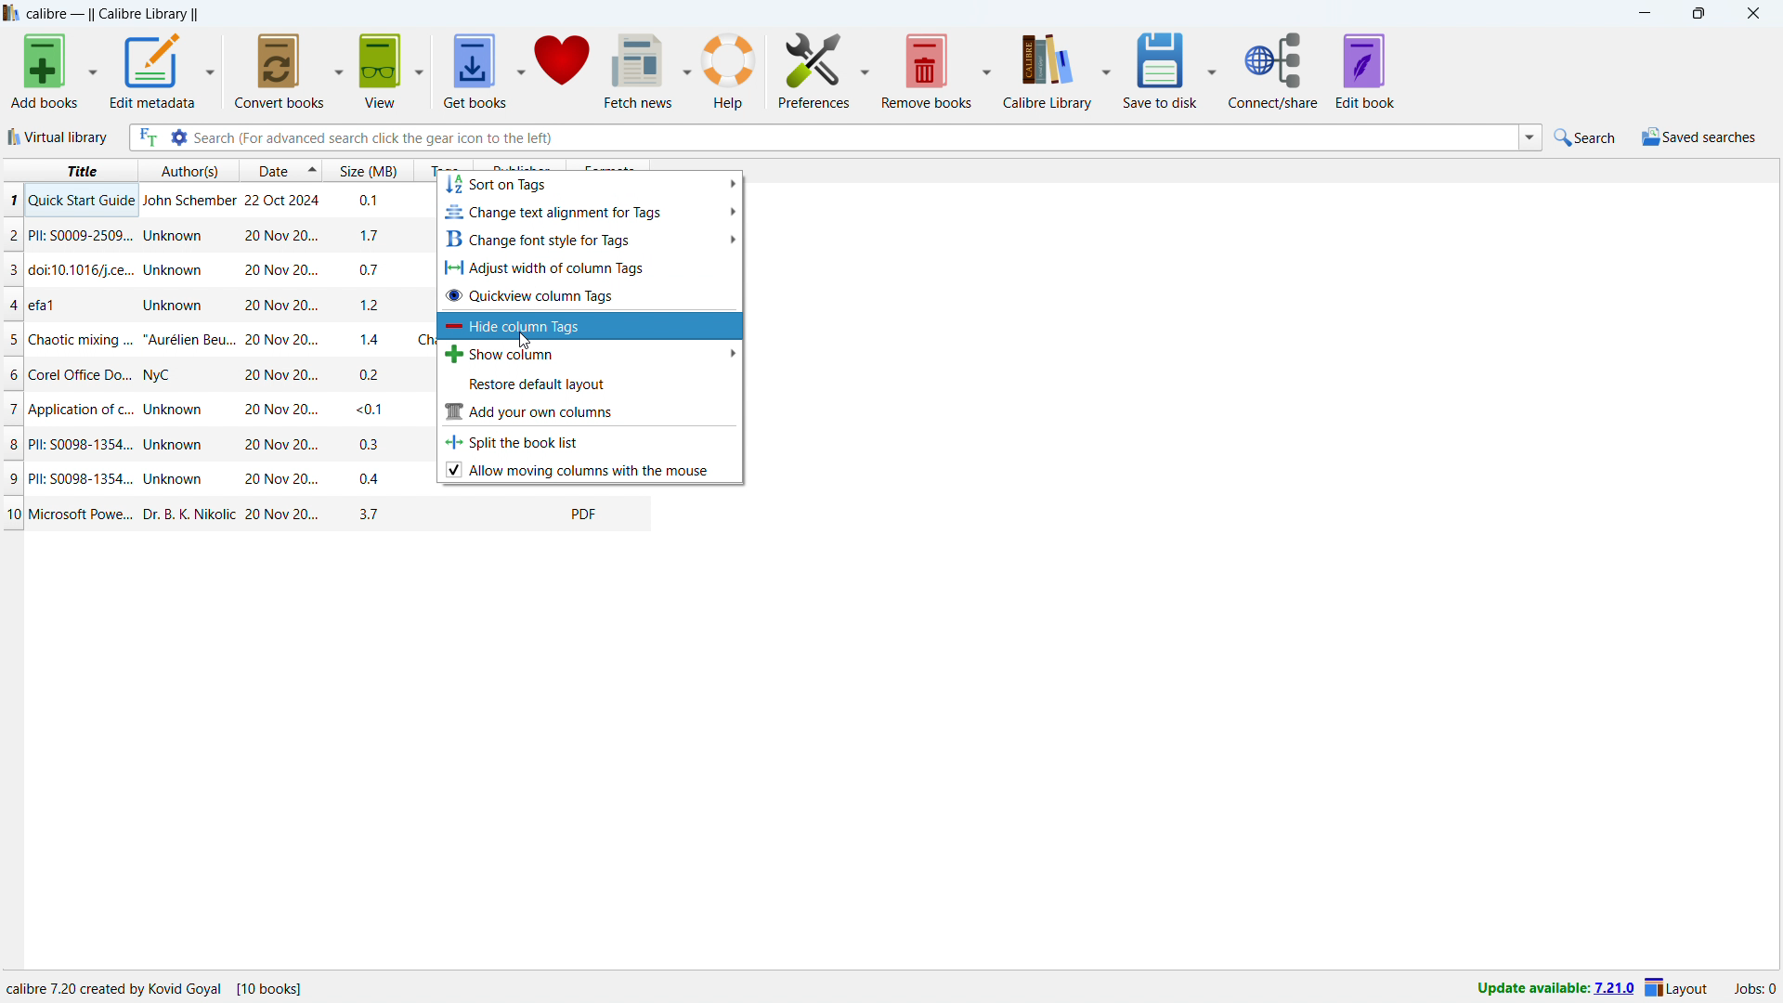  I want to click on view, so click(380, 70).